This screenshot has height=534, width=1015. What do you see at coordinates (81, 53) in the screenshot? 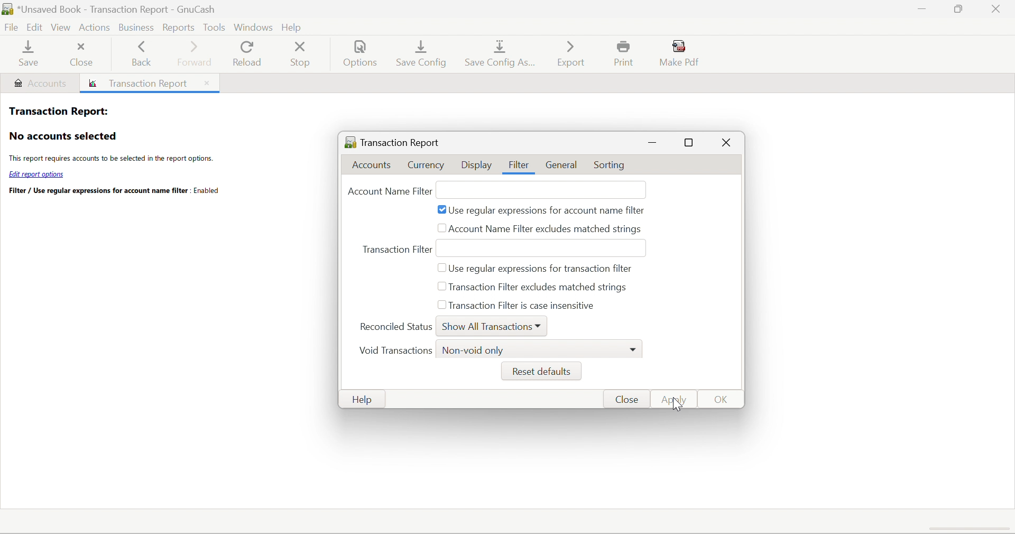
I see `Close` at bounding box center [81, 53].